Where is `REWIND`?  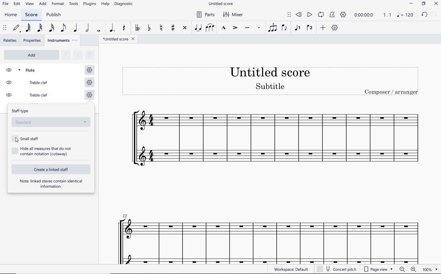 REWIND is located at coordinates (299, 15).